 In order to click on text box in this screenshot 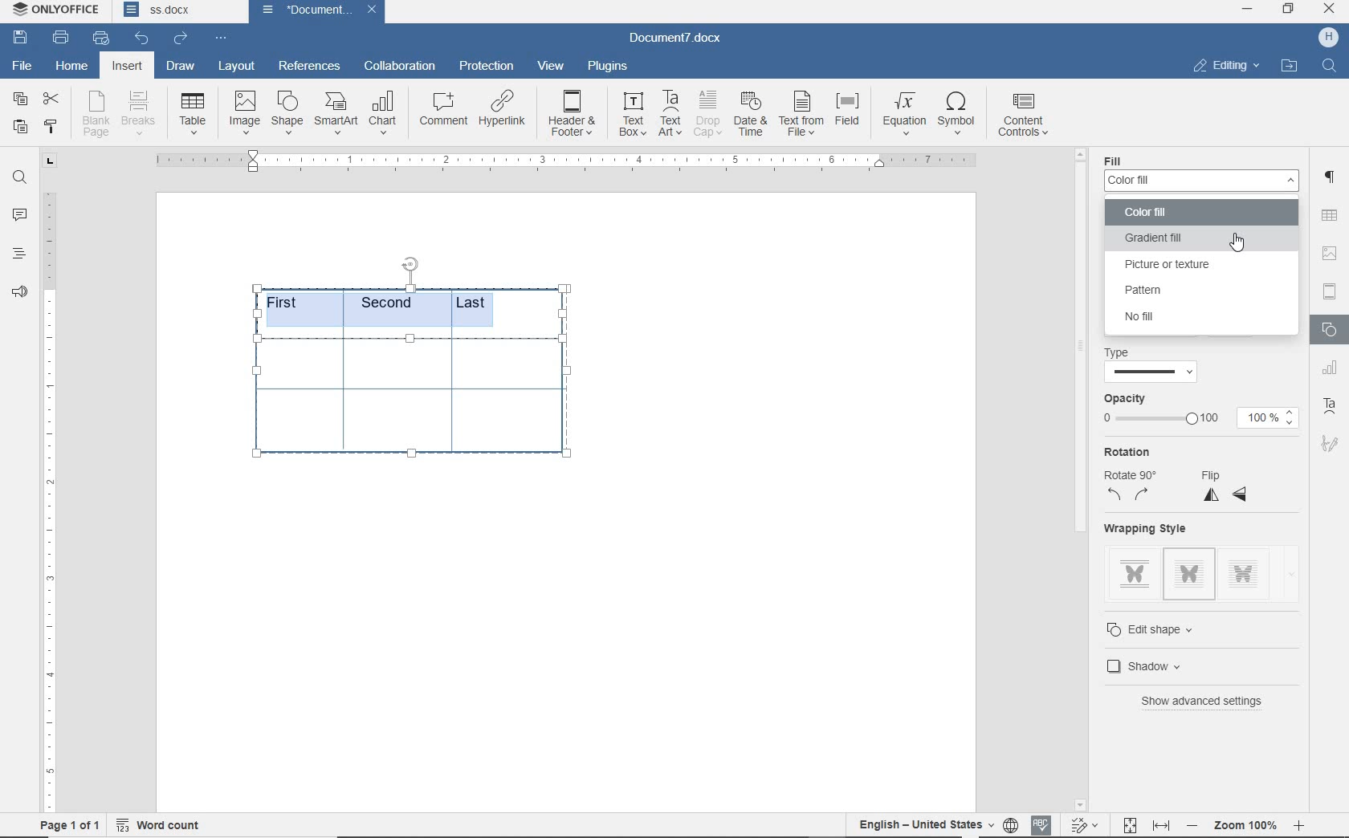, I will do `click(631, 114)`.